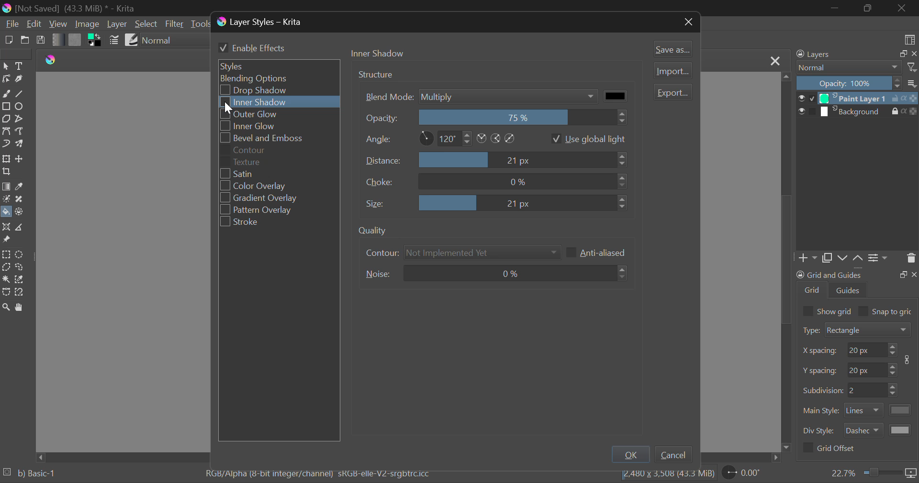  What do you see at coordinates (276, 150) in the screenshot?
I see `Contour` at bounding box center [276, 150].